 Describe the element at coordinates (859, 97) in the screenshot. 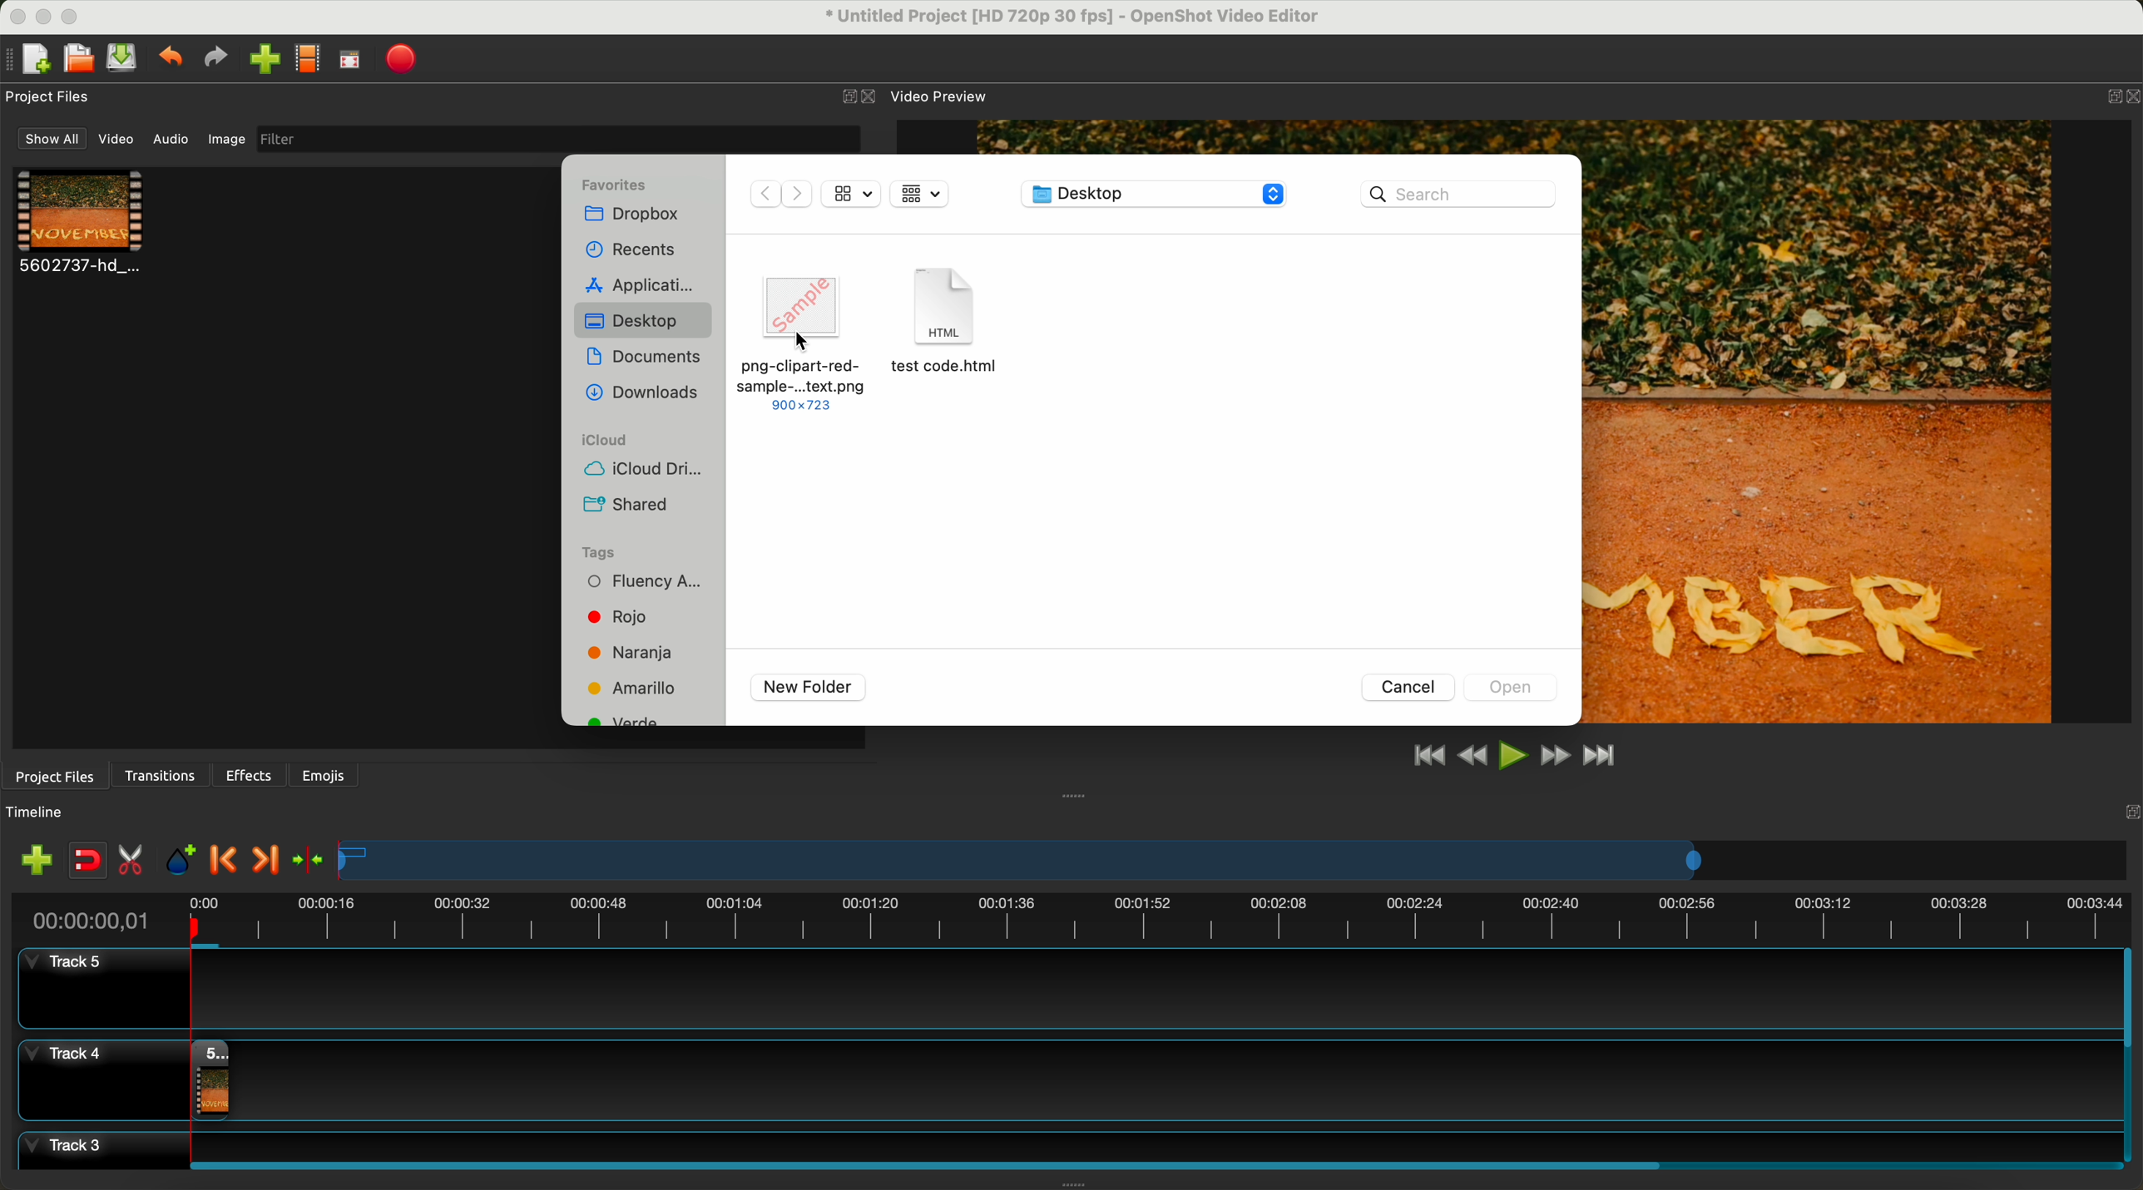

I see `close` at that location.